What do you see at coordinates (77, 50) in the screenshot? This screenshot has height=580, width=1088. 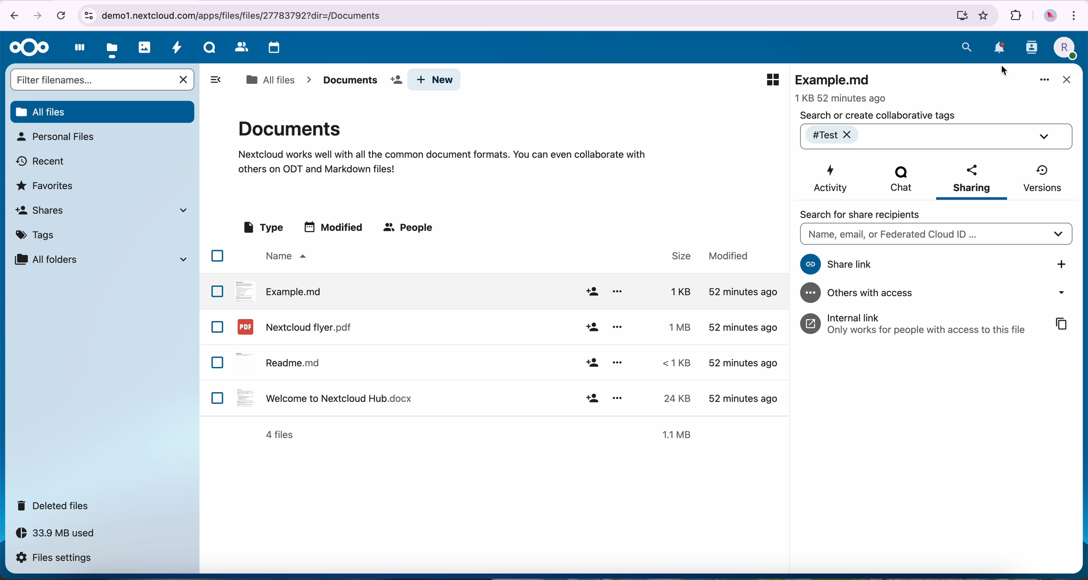 I see `dashboard` at bounding box center [77, 50].